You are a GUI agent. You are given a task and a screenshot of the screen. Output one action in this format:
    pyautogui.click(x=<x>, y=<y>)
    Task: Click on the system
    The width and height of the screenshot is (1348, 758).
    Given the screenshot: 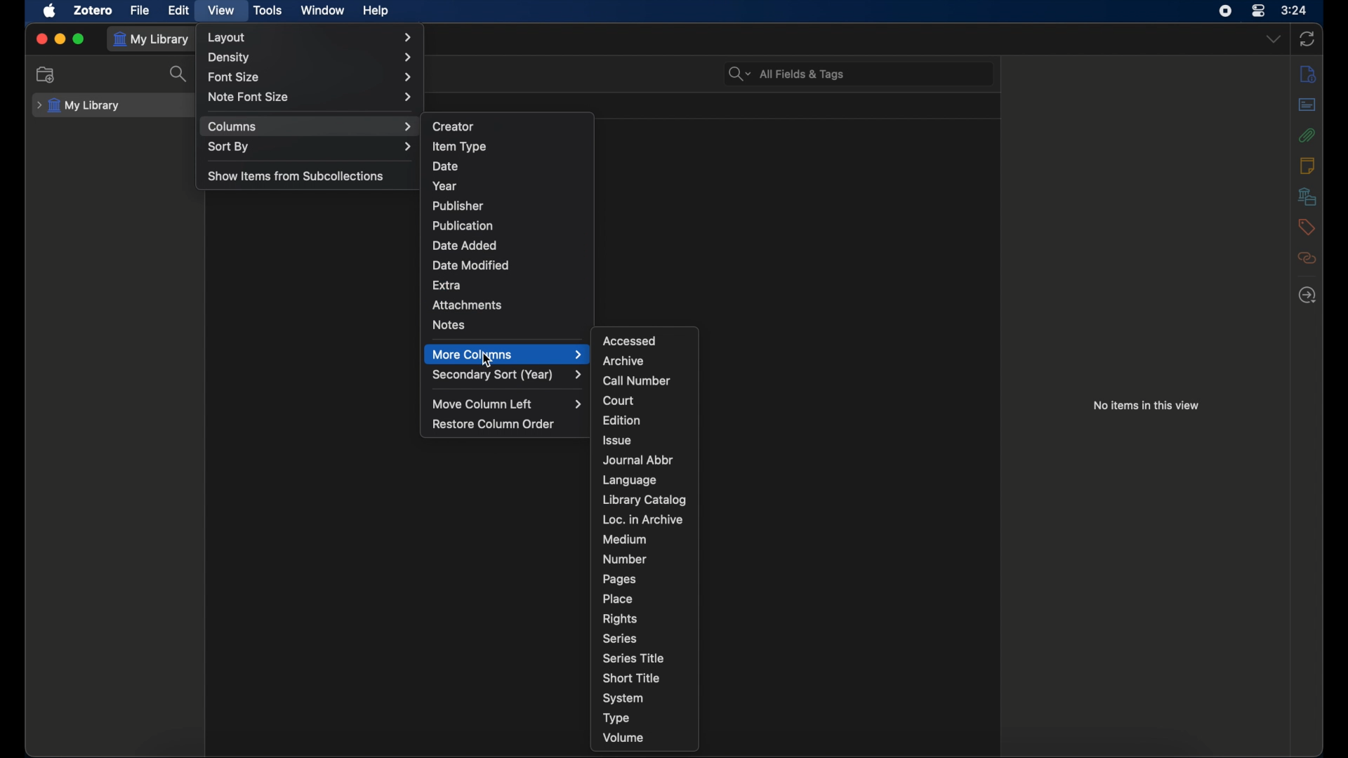 What is the action you would take?
    pyautogui.click(x=623, y=698)
    